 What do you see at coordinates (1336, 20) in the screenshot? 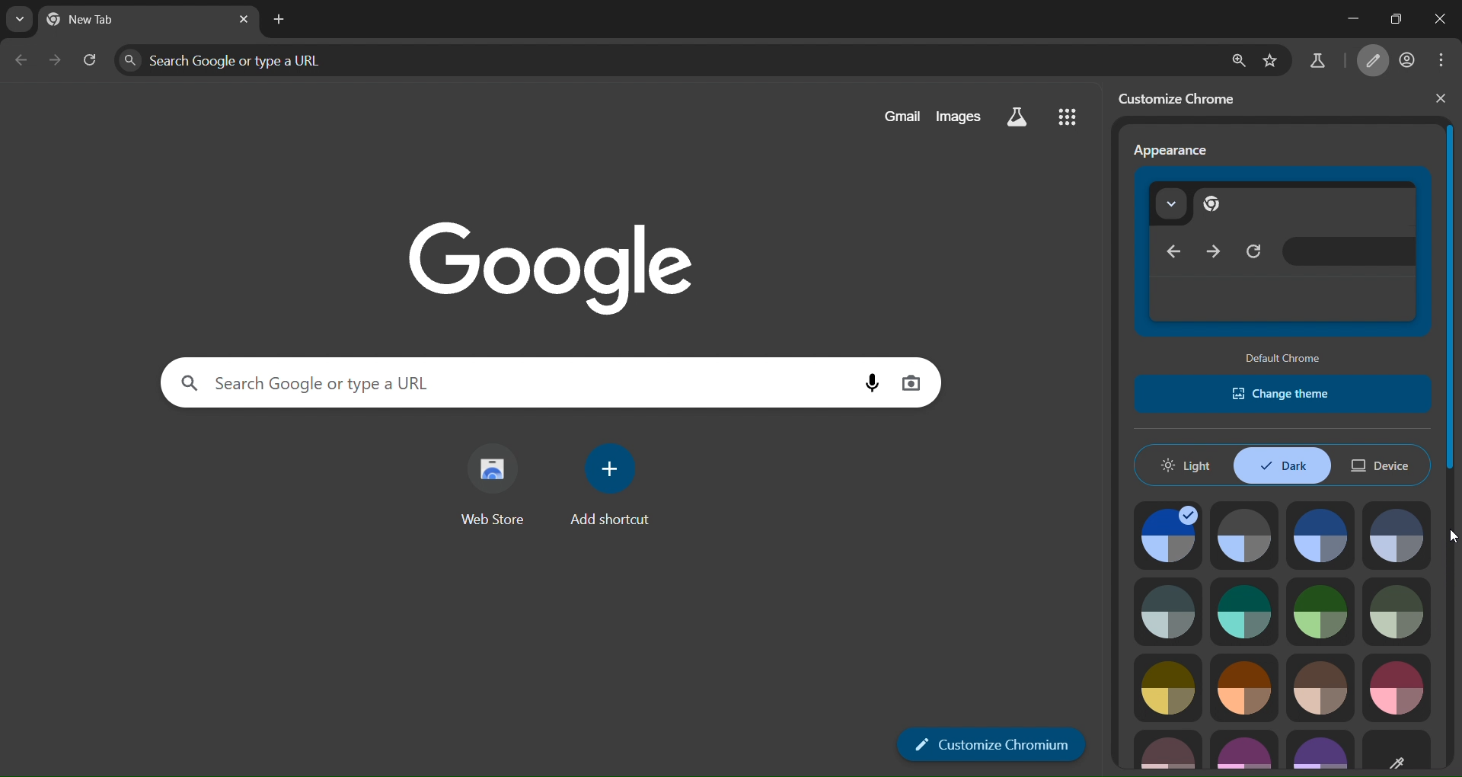
I see `minimize` at bounding box center [1336, 20].